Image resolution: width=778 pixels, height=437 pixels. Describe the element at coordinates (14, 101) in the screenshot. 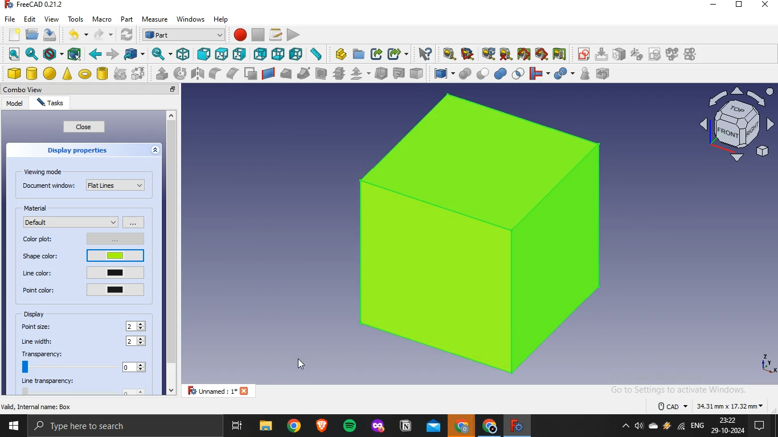

I see `model` at that location.